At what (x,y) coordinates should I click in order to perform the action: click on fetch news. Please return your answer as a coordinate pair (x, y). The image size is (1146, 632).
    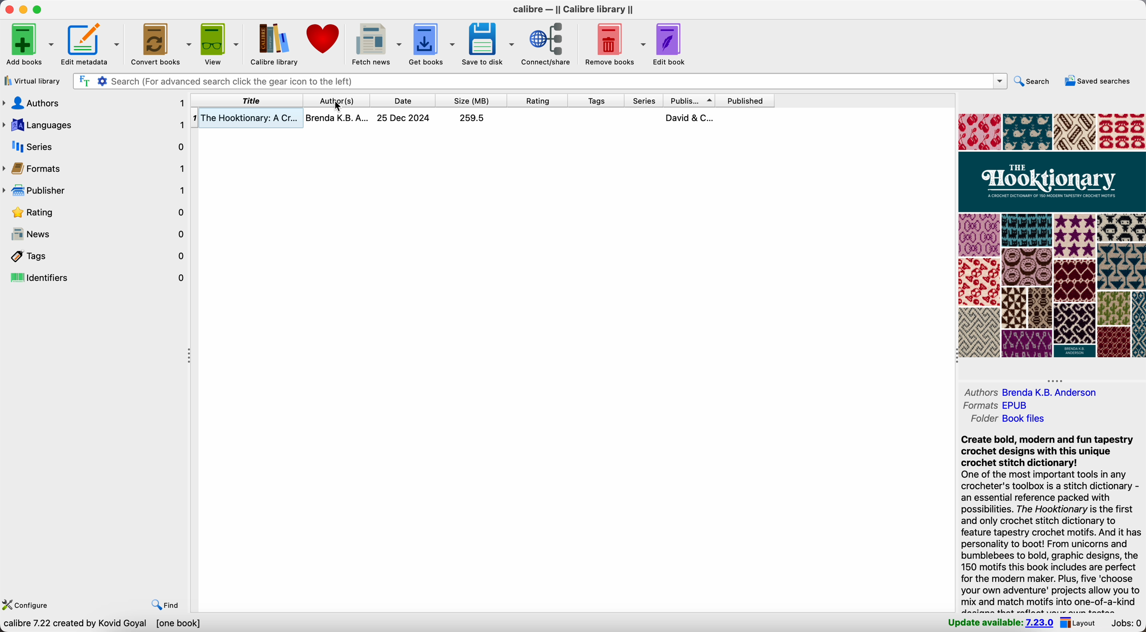
    Looking at the image, I should click on (376, 42).